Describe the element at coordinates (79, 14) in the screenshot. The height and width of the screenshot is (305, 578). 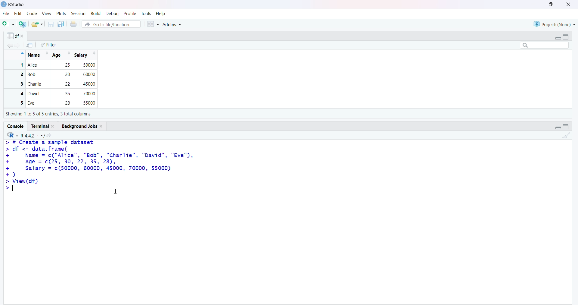
I see `session` at that location.